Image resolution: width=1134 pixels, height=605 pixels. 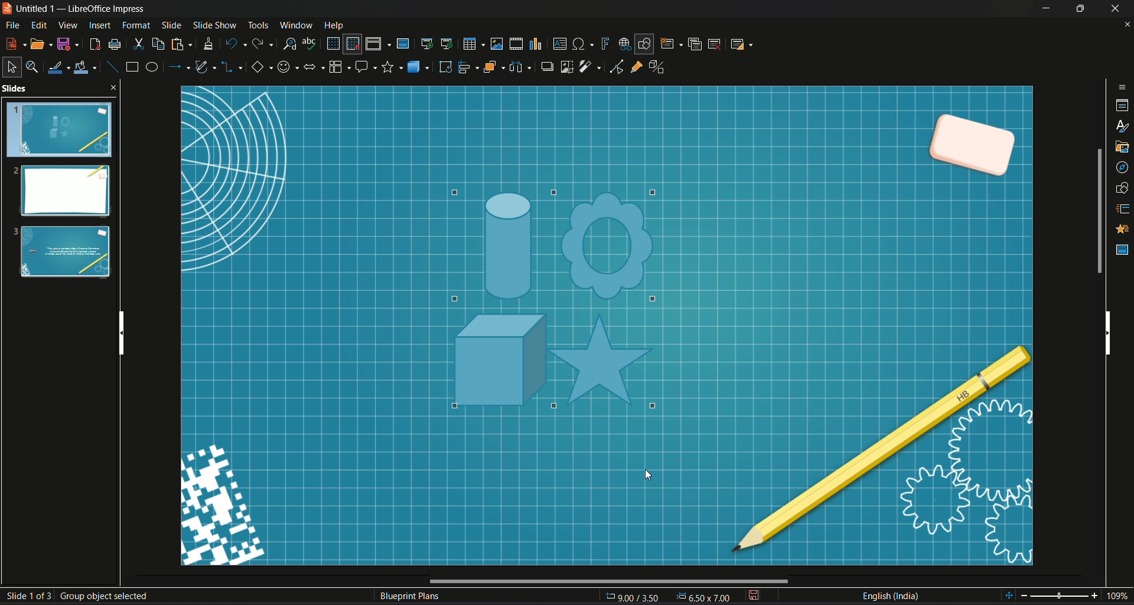 What do you see at coordinates (232, 68) in the screenshot?
I see `connectors` at bounding box center [232, 68].